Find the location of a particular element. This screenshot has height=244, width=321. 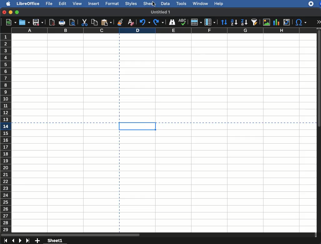

clear formatting is located at coordinates (130, 21).